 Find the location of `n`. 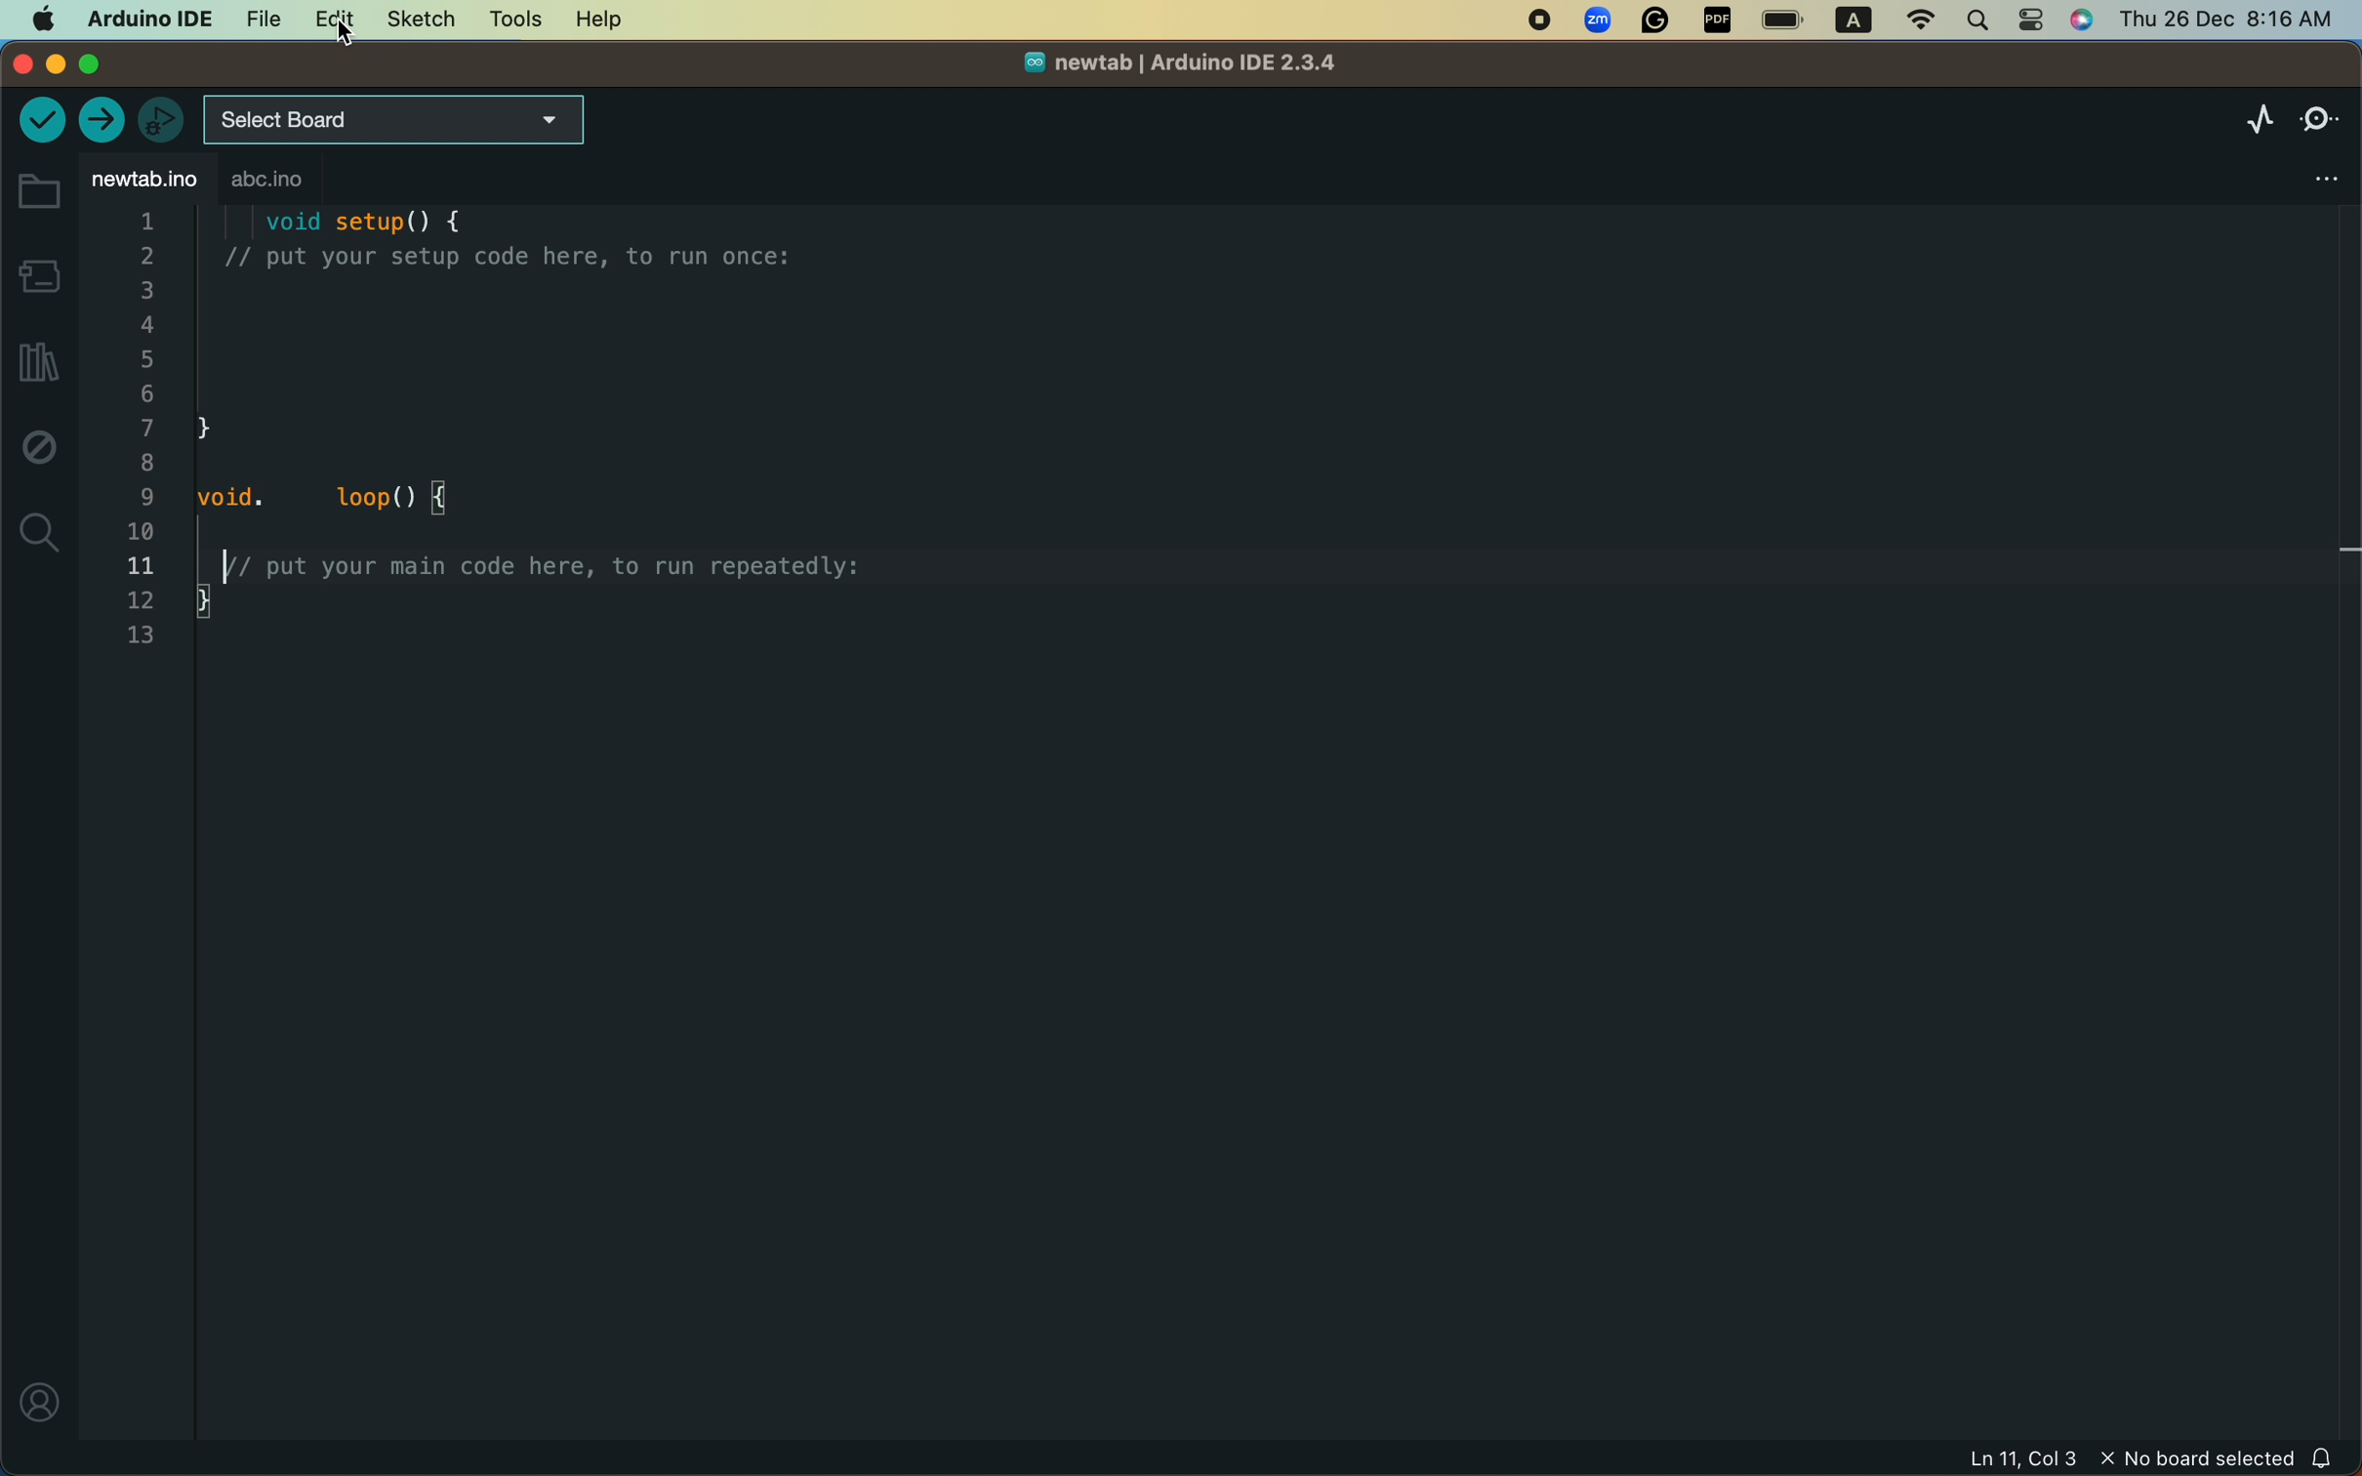

n is located at coordinates (1528, 21).